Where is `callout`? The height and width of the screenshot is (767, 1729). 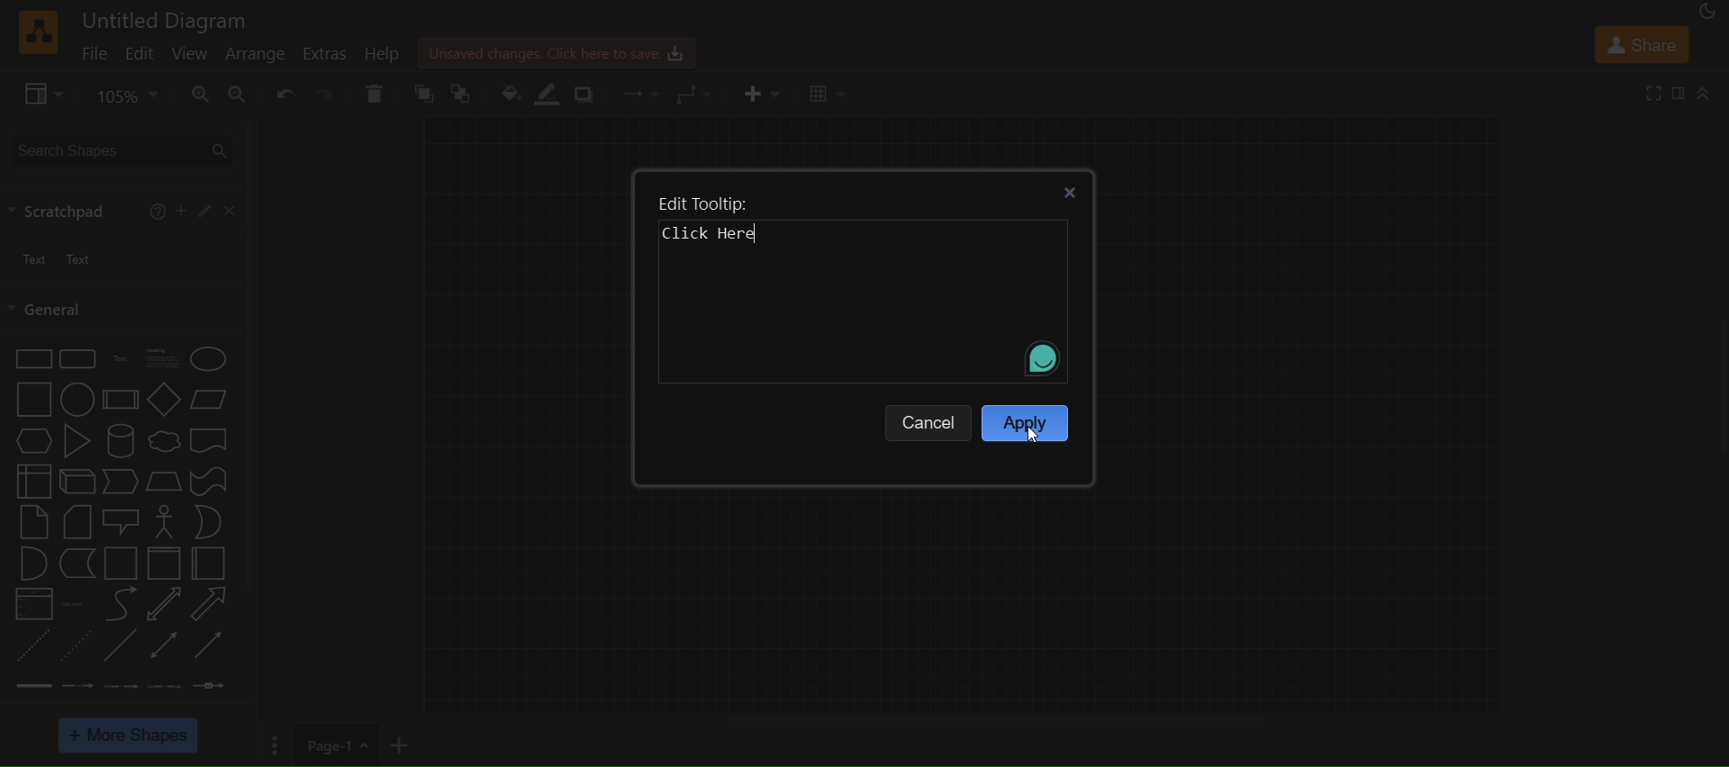
callout is located at coordinates (163, 522).